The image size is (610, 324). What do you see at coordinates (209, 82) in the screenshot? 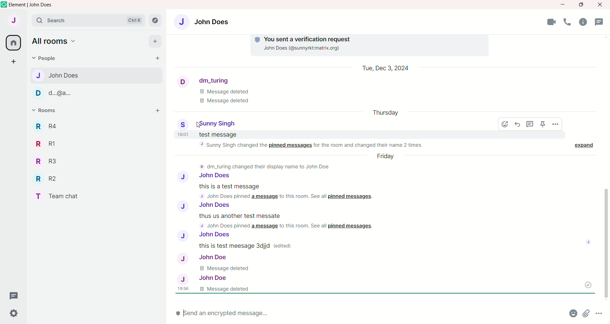
I see `dm_turing` at bounding box center [209, 82].